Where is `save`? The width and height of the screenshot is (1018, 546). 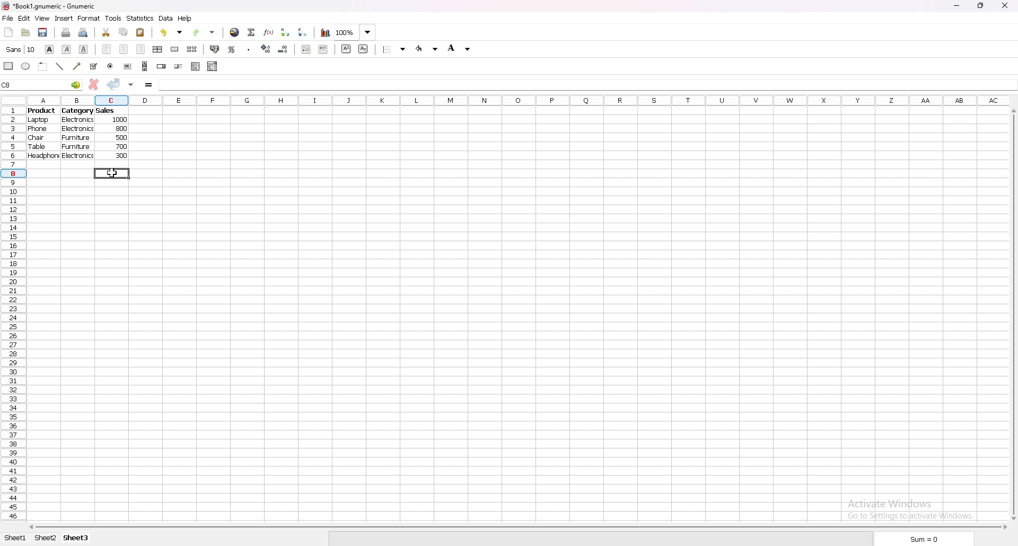 save is located at coordinates (43, 32).